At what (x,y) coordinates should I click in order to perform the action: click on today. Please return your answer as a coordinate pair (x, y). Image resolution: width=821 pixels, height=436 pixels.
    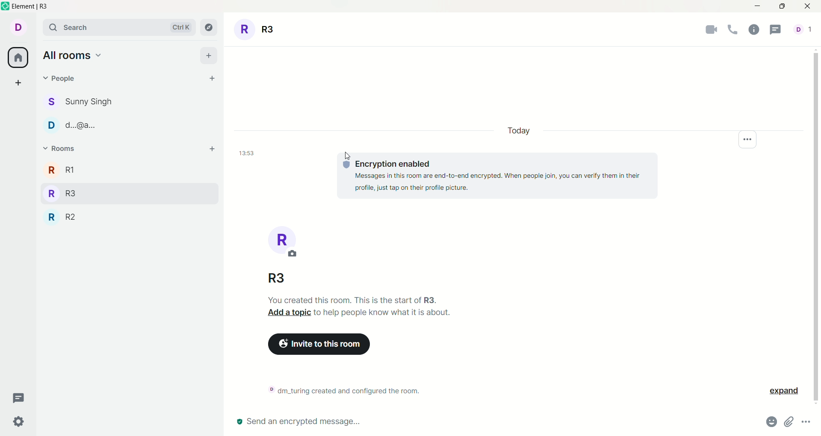
    Looking at the image, I should click on (522, 131).